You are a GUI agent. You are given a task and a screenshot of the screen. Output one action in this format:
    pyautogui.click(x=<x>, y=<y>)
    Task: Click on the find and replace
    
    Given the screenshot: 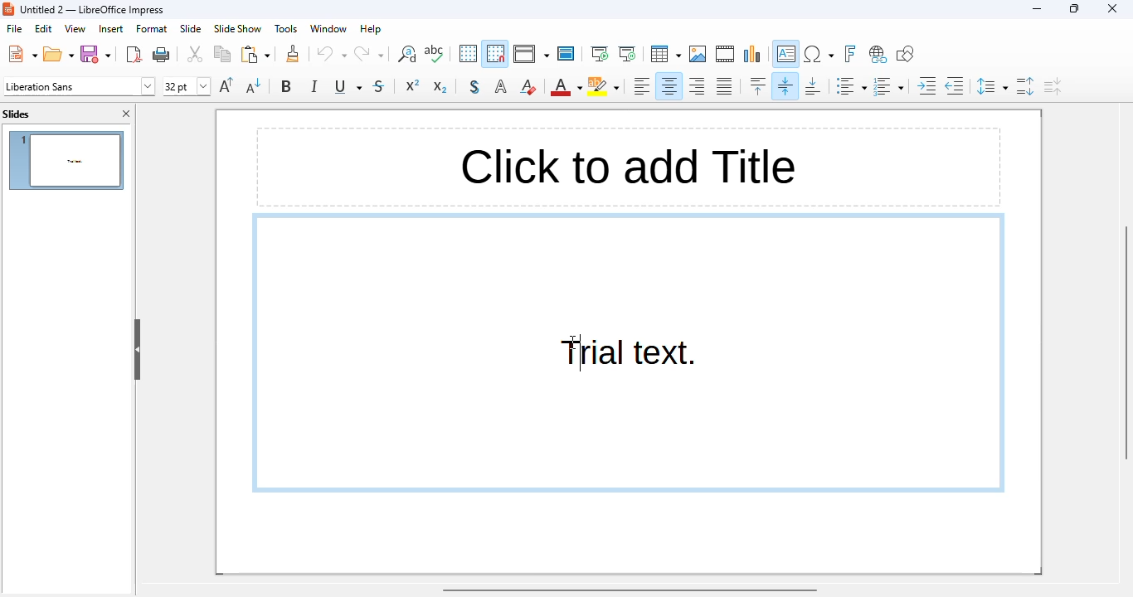 What is the action you would take?
    pyautogui.click(x=406, y=54)
    